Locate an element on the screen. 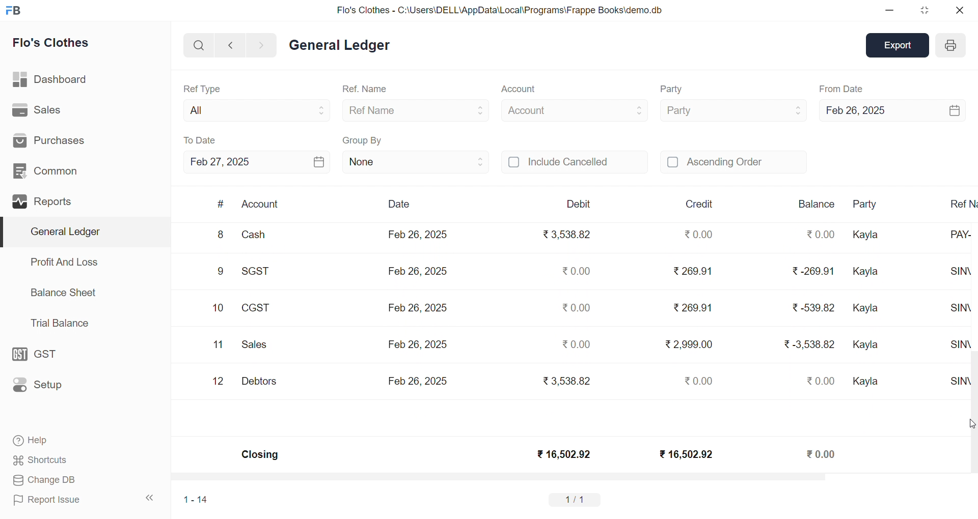  Flo's Clothes - C:\Users\DELL\AppData\Local\Programs\Frappe Books\demo.db is located at coordinates (499, 9).